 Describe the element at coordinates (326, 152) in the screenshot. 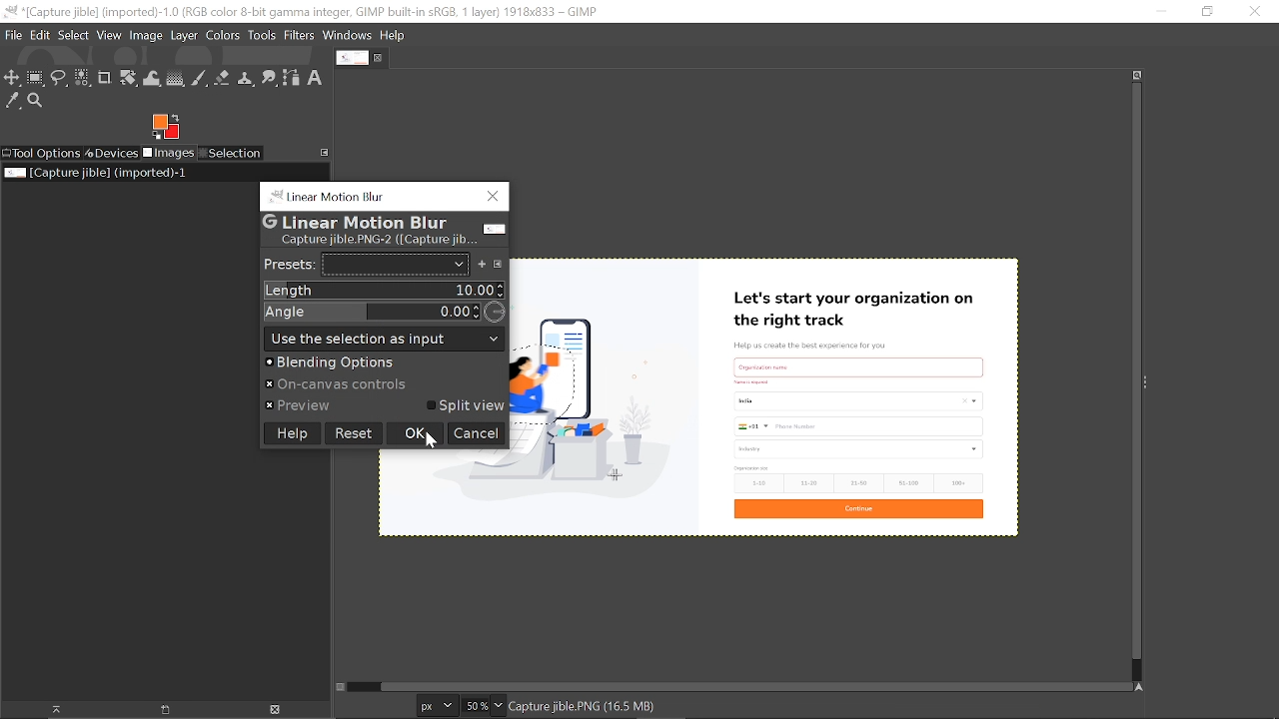

I see `Access this tab` at that location.